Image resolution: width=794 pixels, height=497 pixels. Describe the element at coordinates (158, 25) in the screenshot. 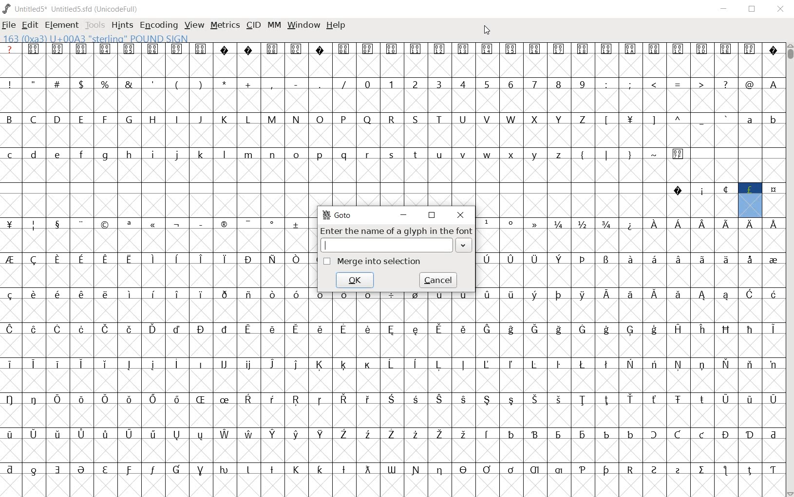

I see `ENCODING` at that location.